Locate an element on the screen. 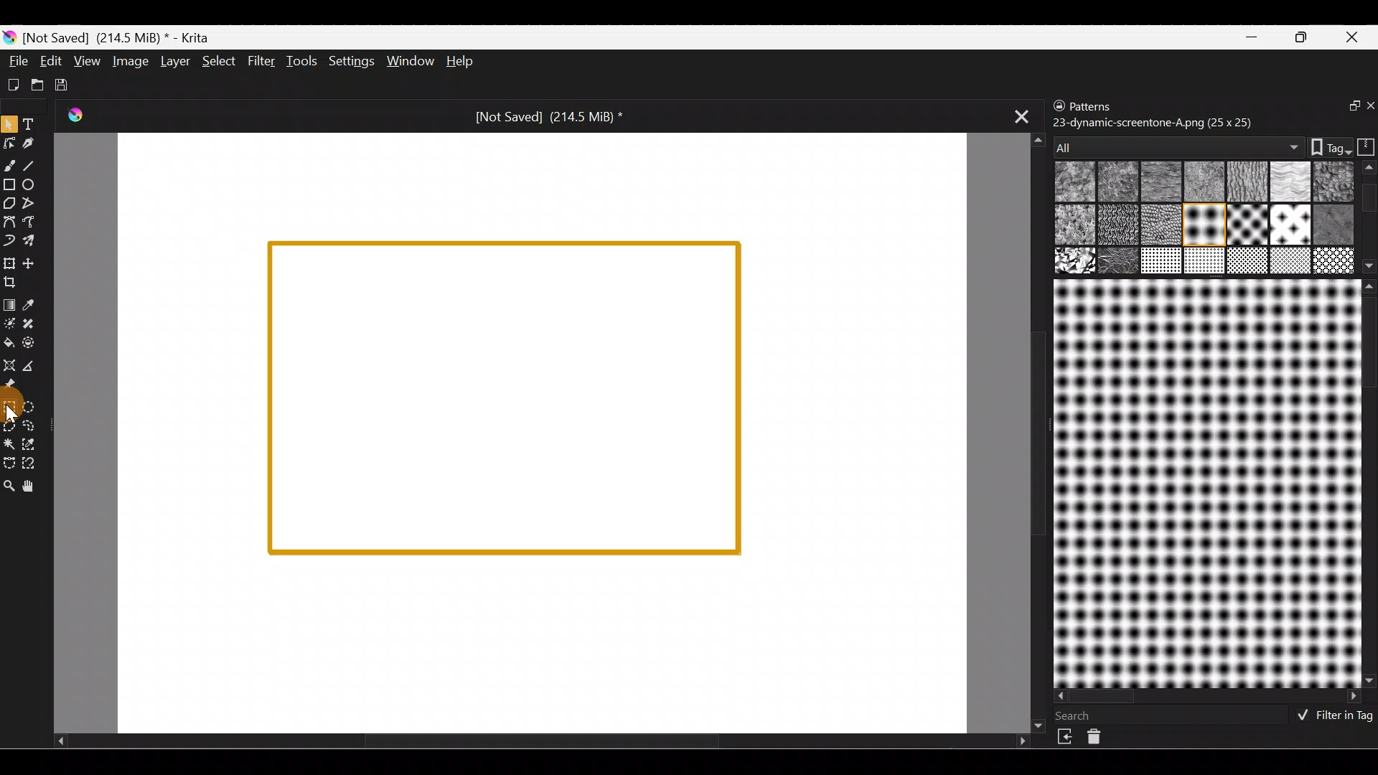 The width and height of the screenshot is (1378, 775). Pan tool is located at coordinates (35, 487).